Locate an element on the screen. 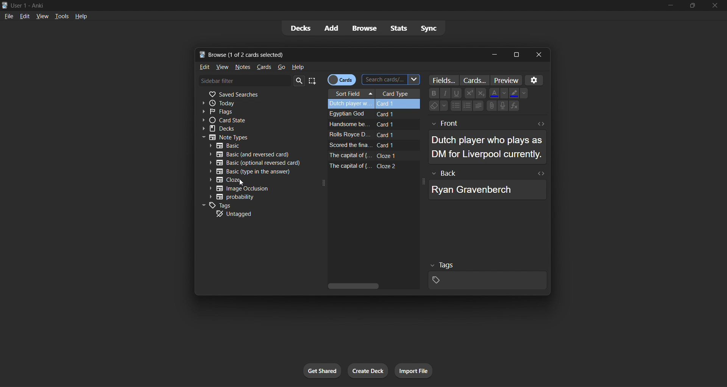  maximize is located at coordinates (516, 55).